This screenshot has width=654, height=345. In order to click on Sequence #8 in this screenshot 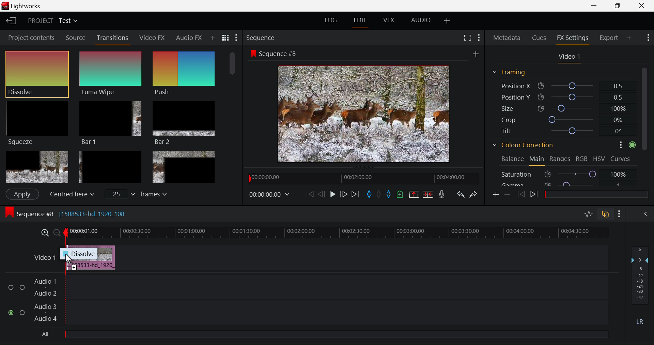, I will do `click(273, 53)`.